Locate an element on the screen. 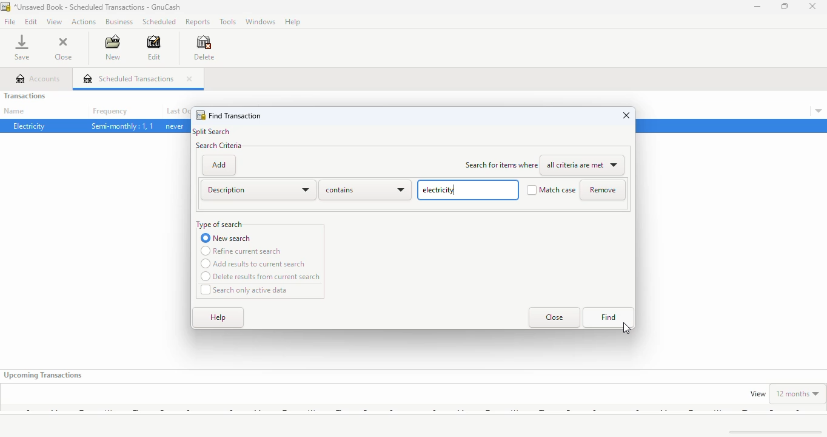 The width and height of the screenshot is (827, 437). windows is located at coordinates (261, 21).